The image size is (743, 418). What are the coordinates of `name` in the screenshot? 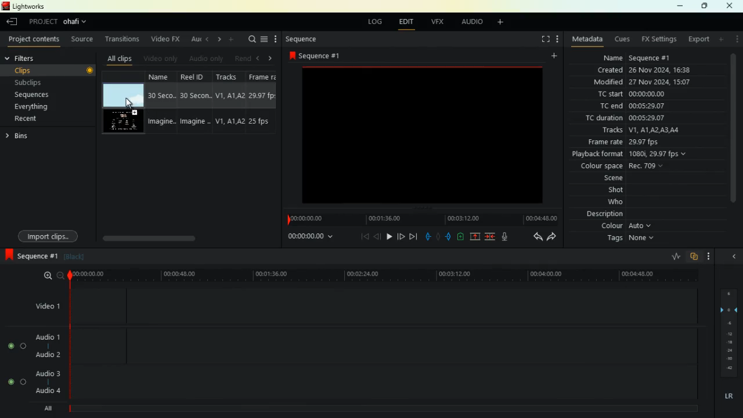 It's located at (162, 76).